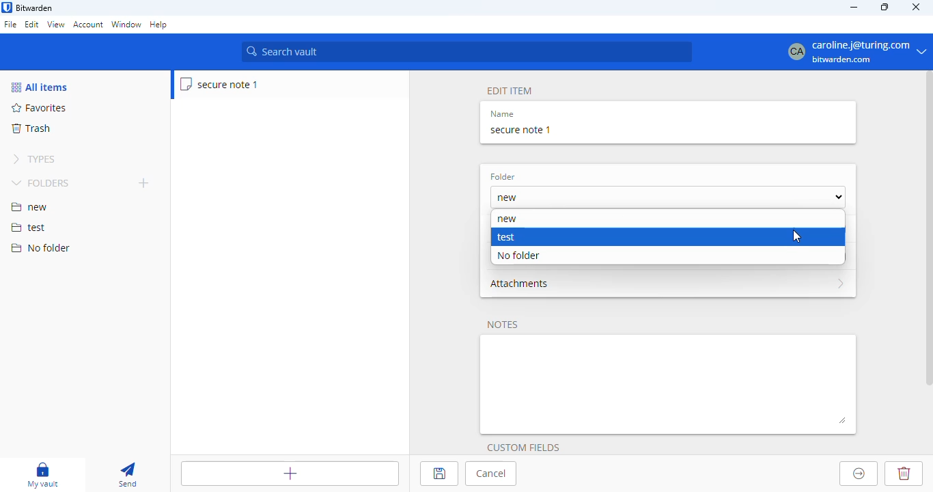  What do you see at coordinates (853, 7) in the screenshot?
I see `minimize` at bounding box center [853, 7].